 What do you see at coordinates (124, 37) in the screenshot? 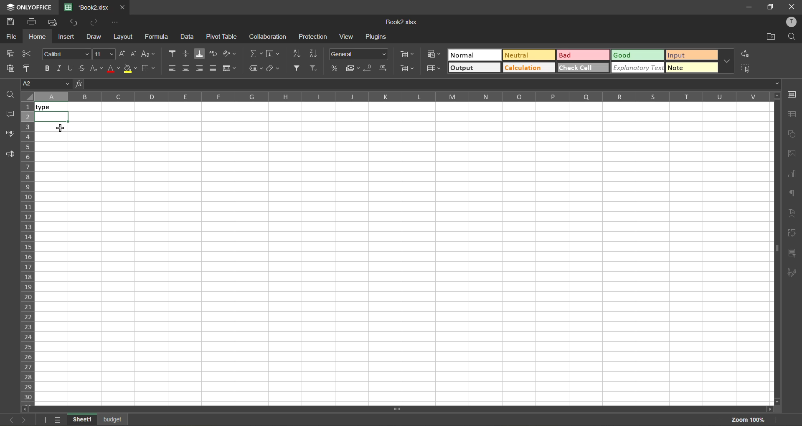
I see `layout` at bounding box center [124, 37].